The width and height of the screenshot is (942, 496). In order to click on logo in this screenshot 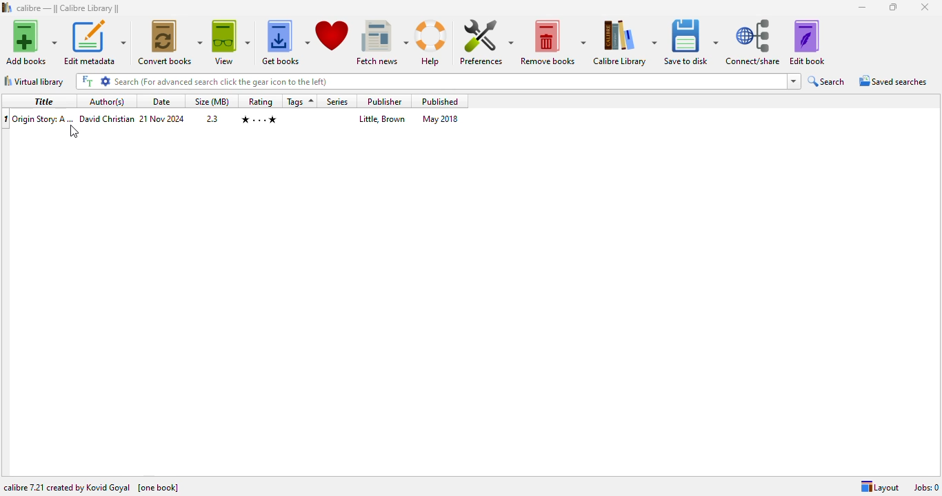, I will do `click(7, 8)`.